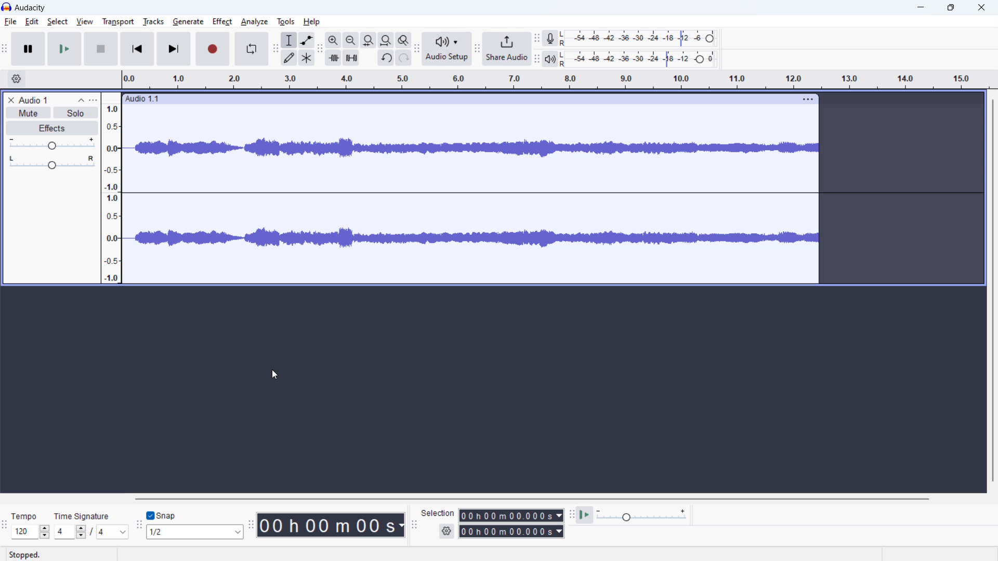 This screenshot has height=561, width=998. What do you see at coordinates (510, 531) in the screenshot?
I see `end time` at bounding box center [510, 531].